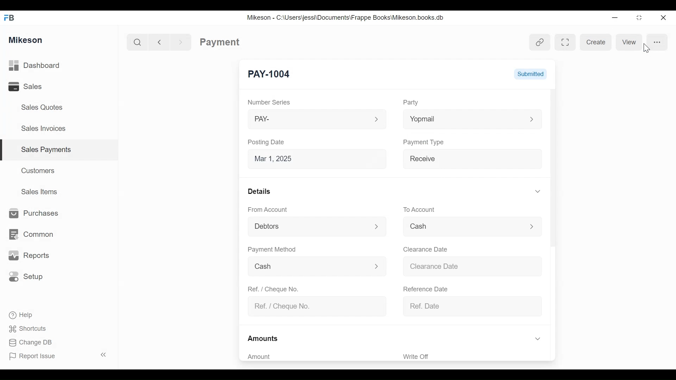  I want to click on Hide, so click(537, 190).